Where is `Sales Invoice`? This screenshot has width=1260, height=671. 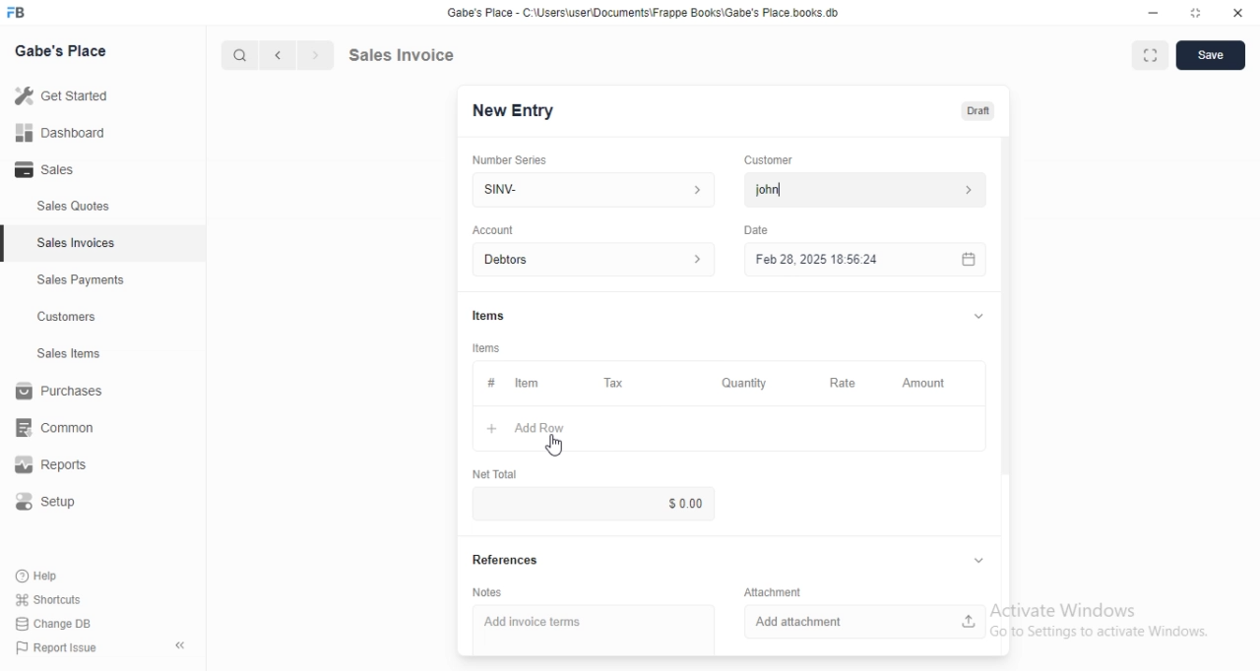 Sales Invoice is located at coordinates (412, 54).